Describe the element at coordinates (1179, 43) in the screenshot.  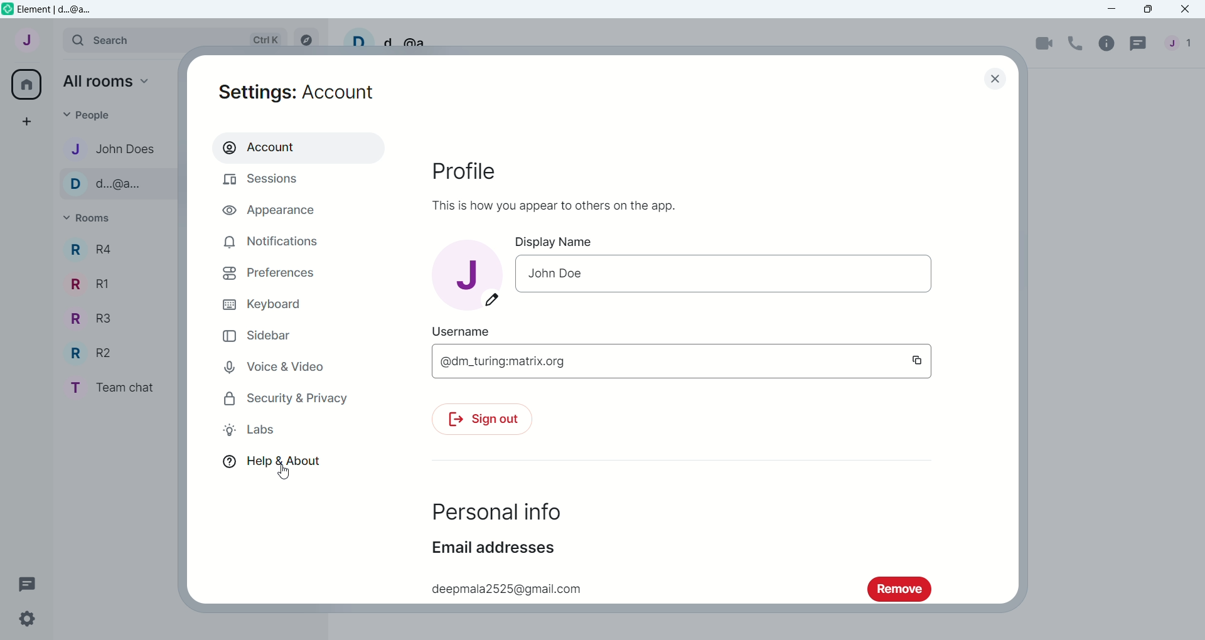
I see `People` at that location.